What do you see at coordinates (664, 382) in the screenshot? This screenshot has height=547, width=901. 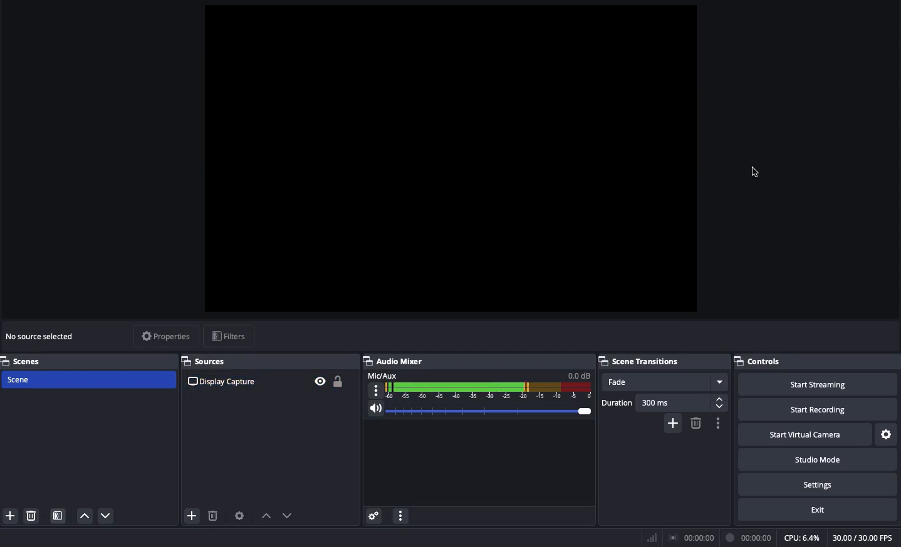 I see `Fade` at bounding box center [664, 382].